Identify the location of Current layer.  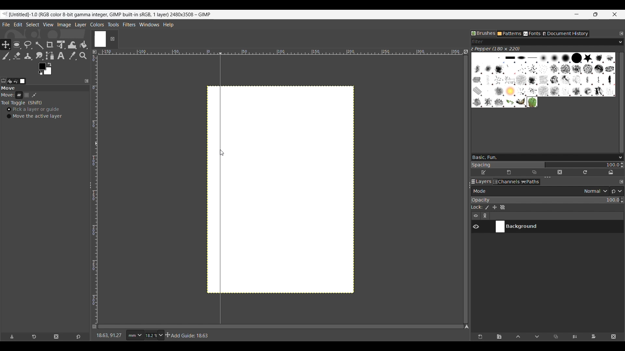
(552, 227).